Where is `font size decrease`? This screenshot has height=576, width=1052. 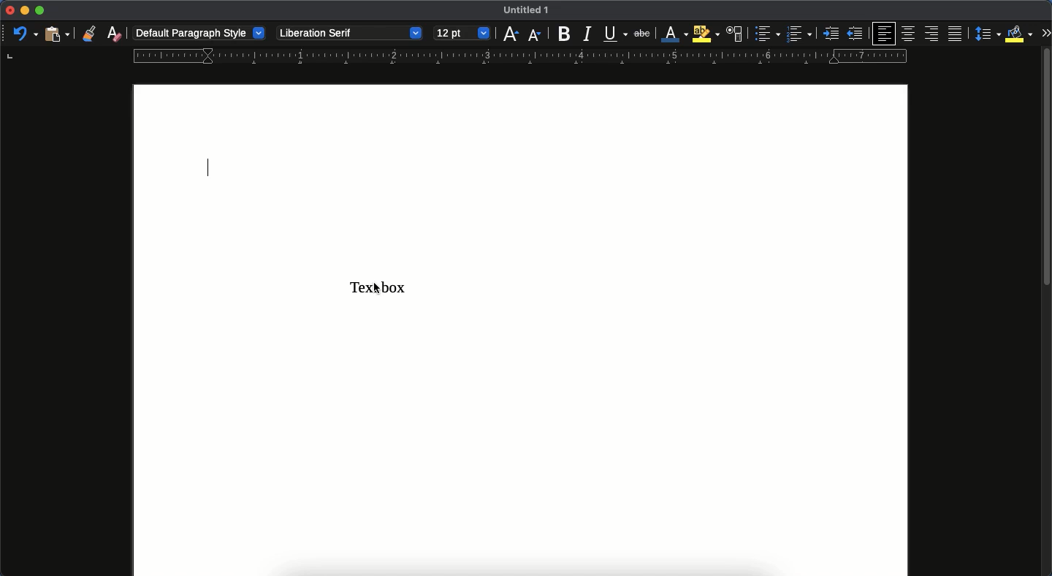 font size decrease is located at coordinates (535, 36).